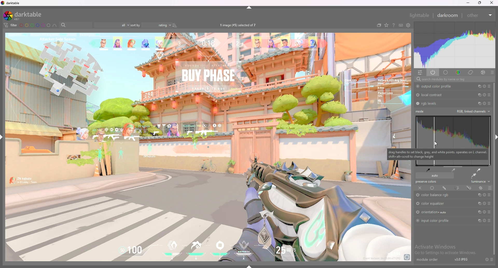  I want to click on images selected, so click(238, 25).